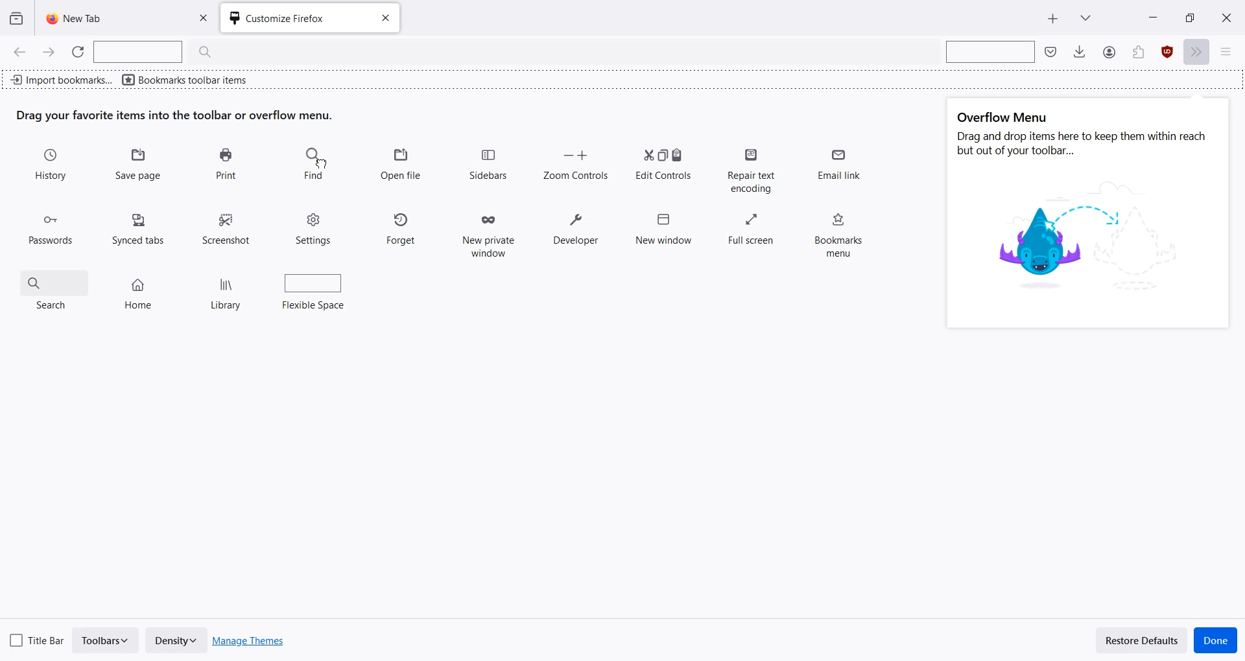  What do you see at coordinates (836, 231) in the screenshot?
I see `Bookmarks menu` at bounding box center [836, 231].